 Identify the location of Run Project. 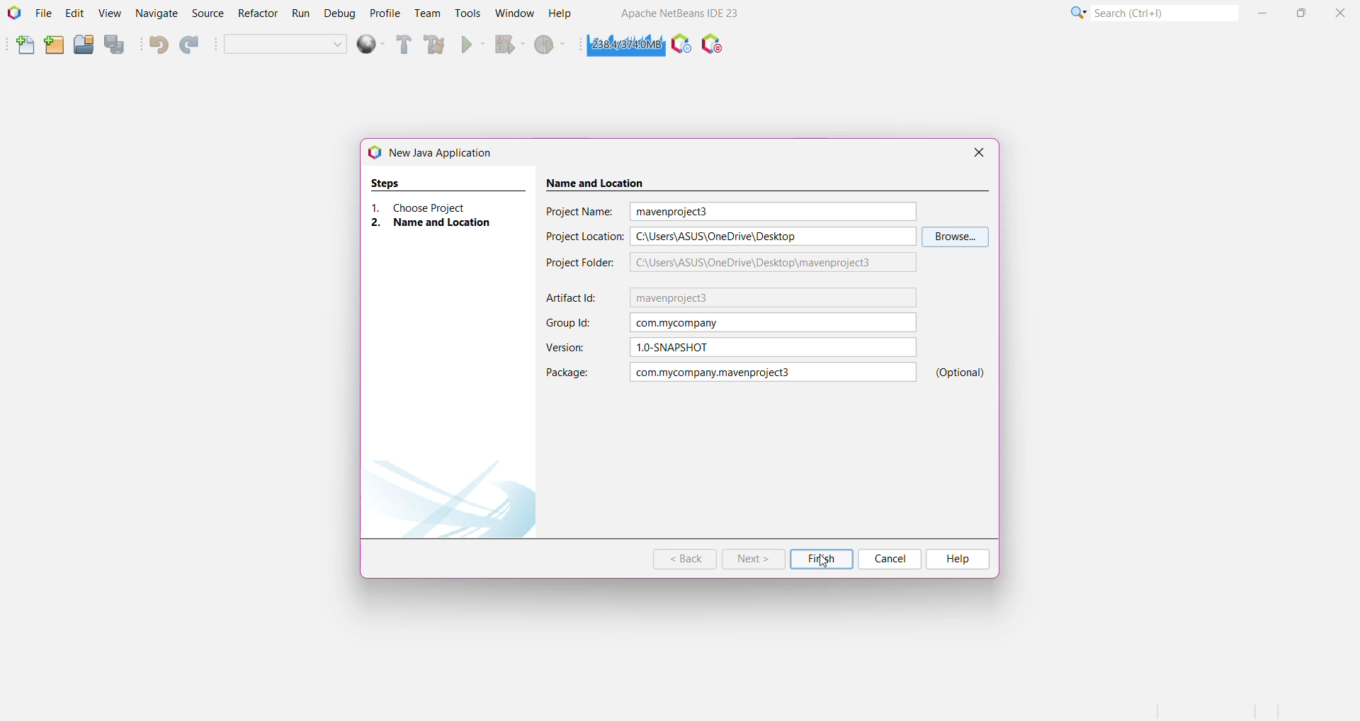
(472, 45).